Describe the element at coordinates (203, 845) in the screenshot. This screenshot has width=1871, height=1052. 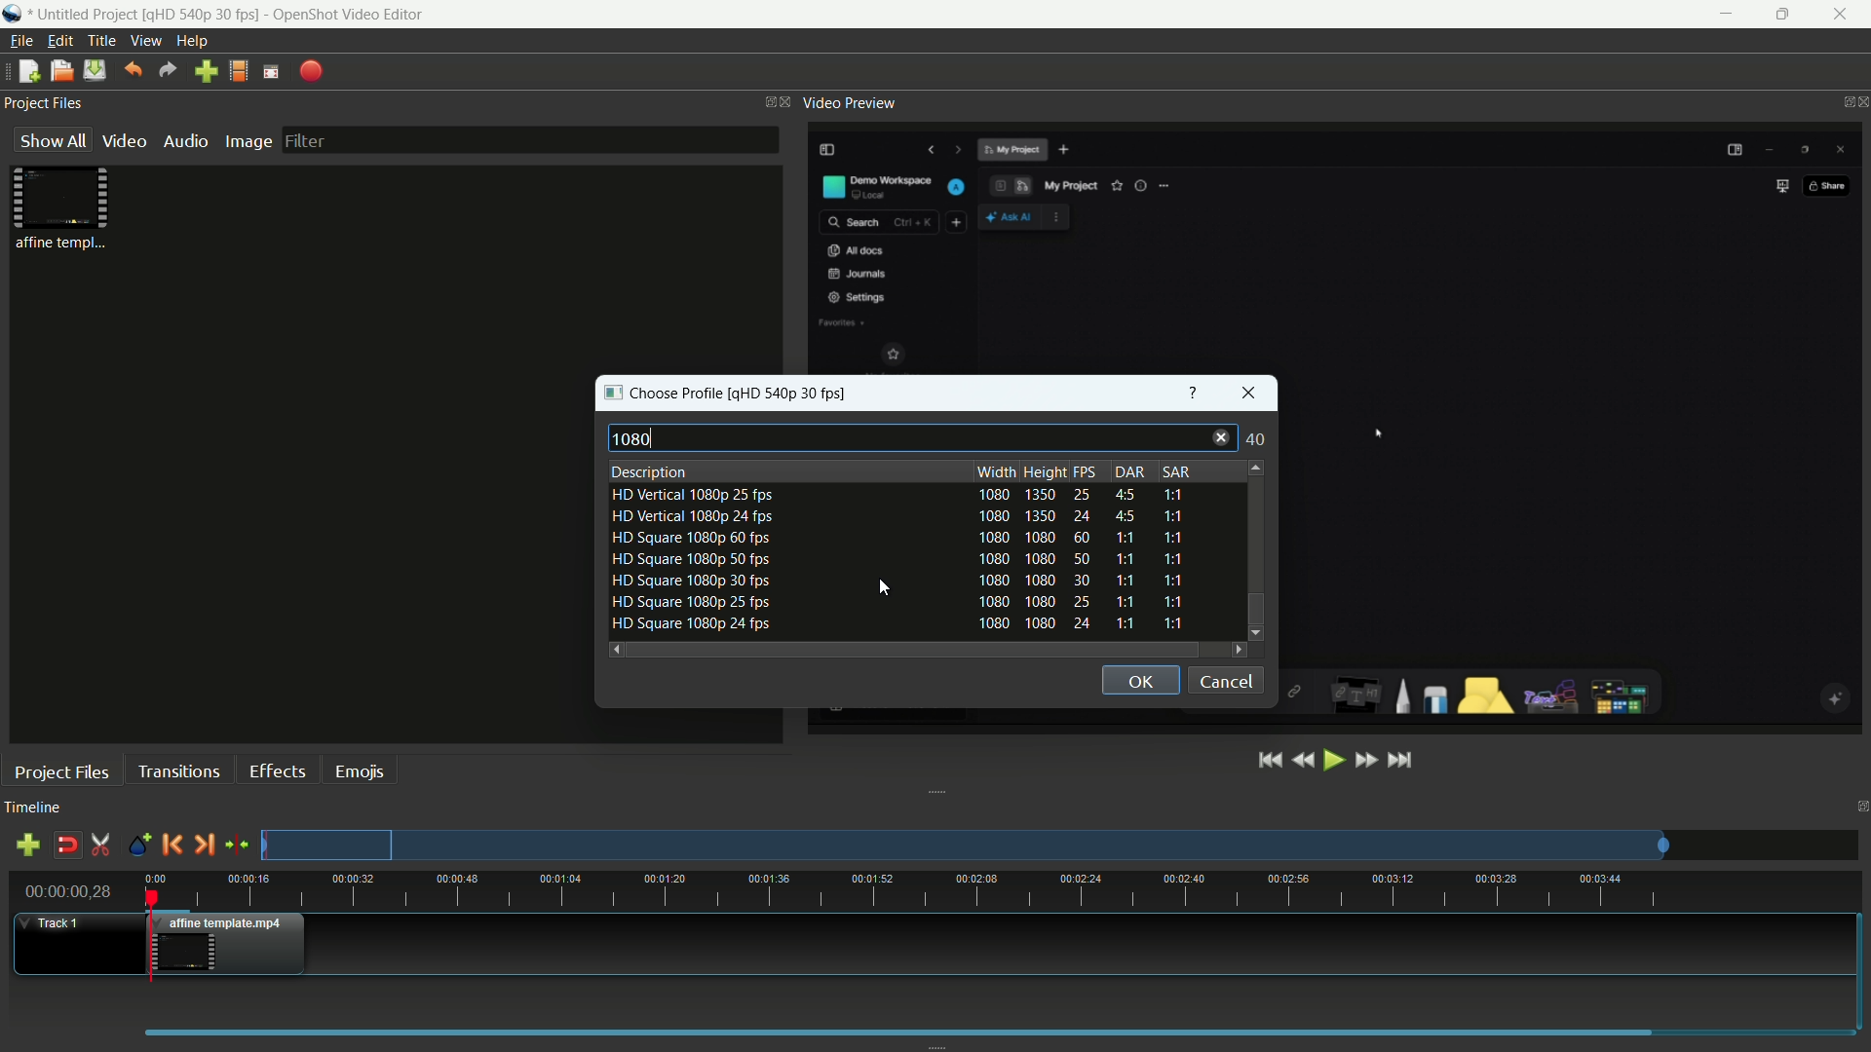
I see `next marker` at that location.